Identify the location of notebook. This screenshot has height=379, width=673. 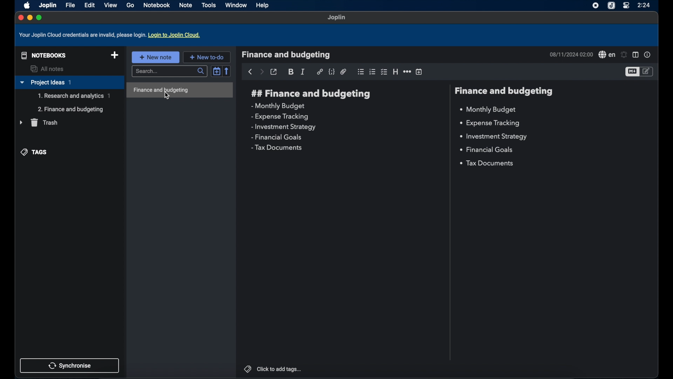
(157, 5).